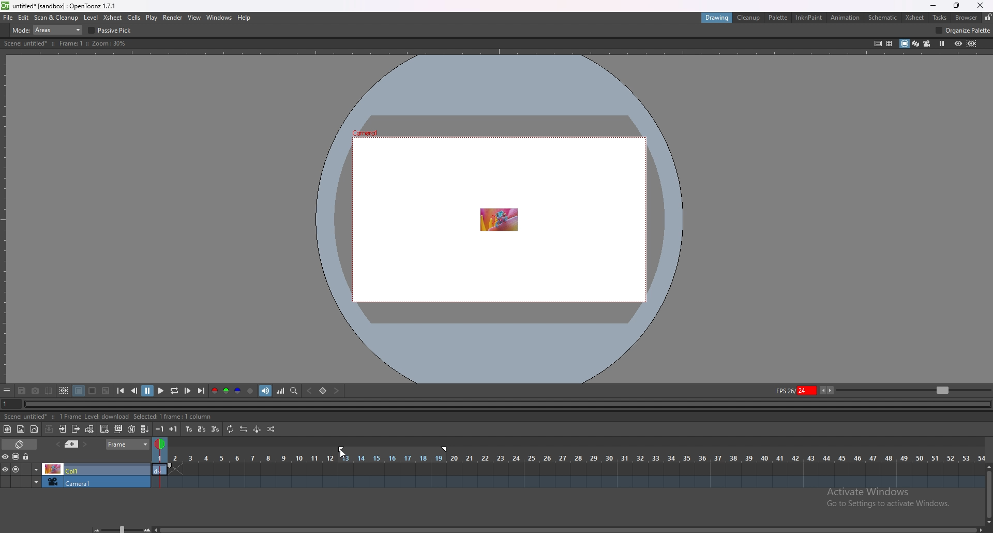 The width and height of the screenshot is (993, 533). What do you see at coordinates (845, 18) in the screenshot?
I see `animation` at bounding box center [845, 18].